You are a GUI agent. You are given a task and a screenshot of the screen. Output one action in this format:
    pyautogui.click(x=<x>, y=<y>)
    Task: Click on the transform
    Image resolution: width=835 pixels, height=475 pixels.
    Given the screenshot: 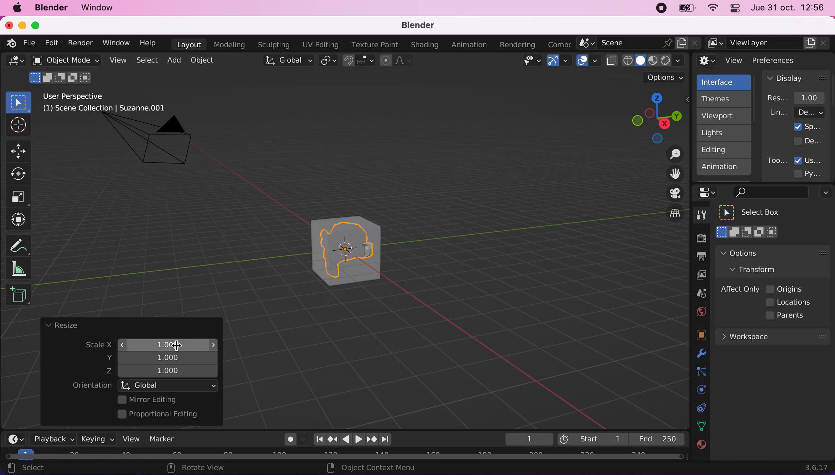 What is the action you would take?
    pyautogui.click(x=760, y=269)
    